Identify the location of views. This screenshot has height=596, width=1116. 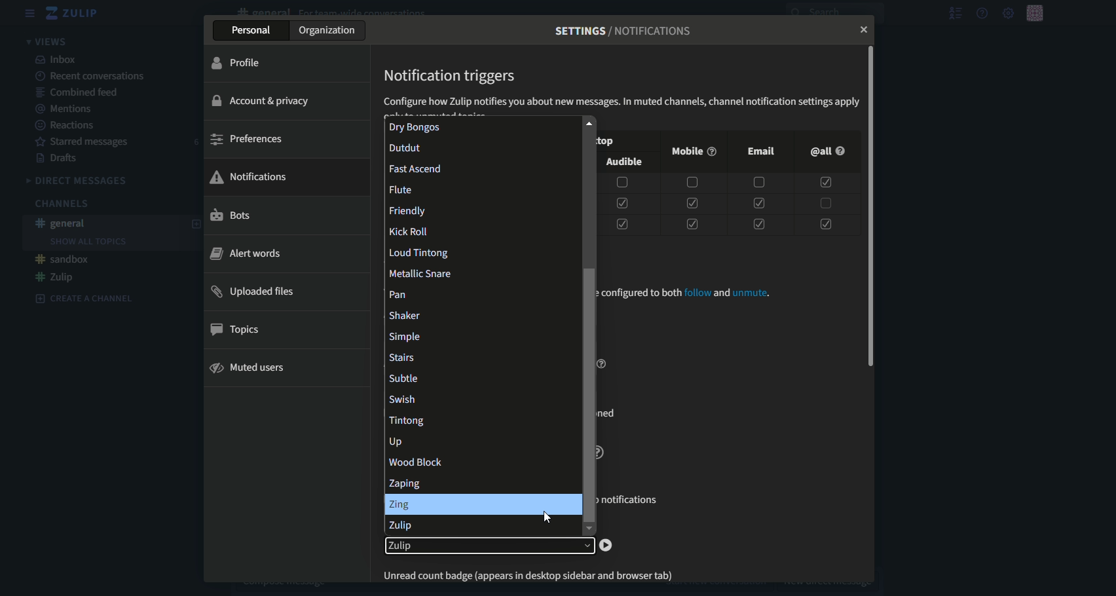
(50, 41).